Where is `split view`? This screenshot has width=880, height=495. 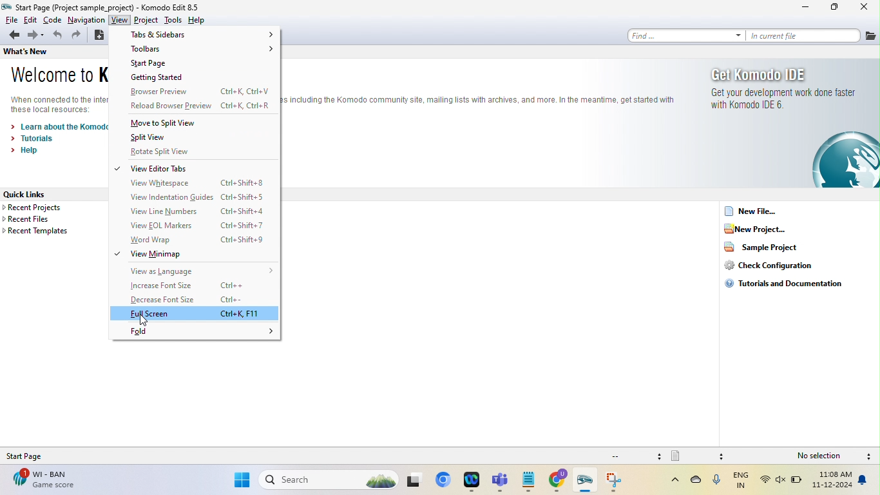 split view is located at coordinates (149, 137).